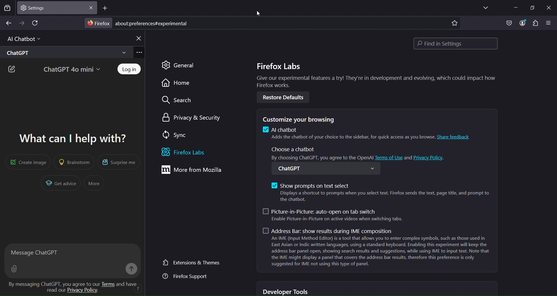 This screenshot has height=296, width=557. I want to click on move from mozilla, so click(197, 171).